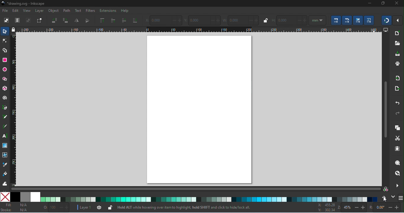 Image resolution: width=404 pixels, height=213 pixels. What do you see at coordinates (396, 88) in the screenshot?
I see `export` at bounding box center [396, 88].